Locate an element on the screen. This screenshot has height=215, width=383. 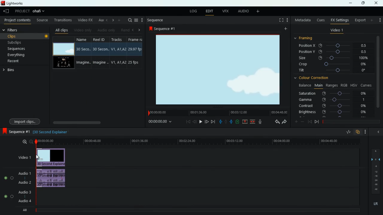
cursor is located at coordinates (38, 157).